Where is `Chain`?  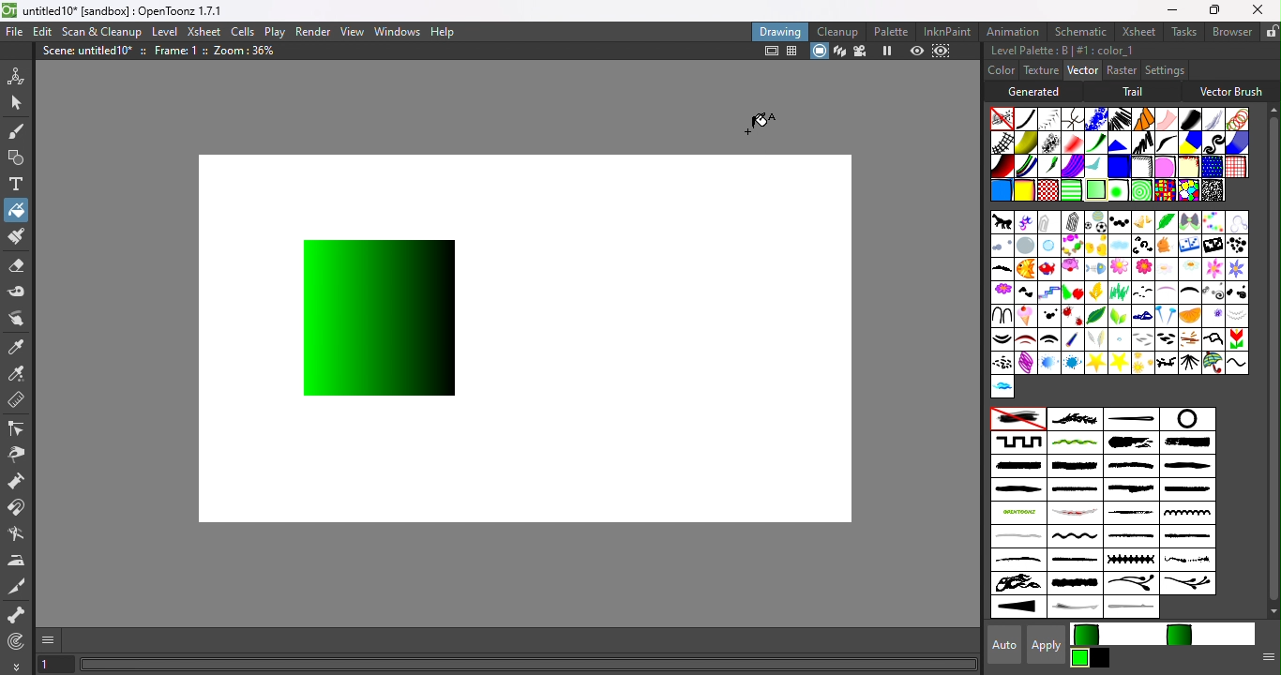 Chain is located at coordinates (1074, 118).